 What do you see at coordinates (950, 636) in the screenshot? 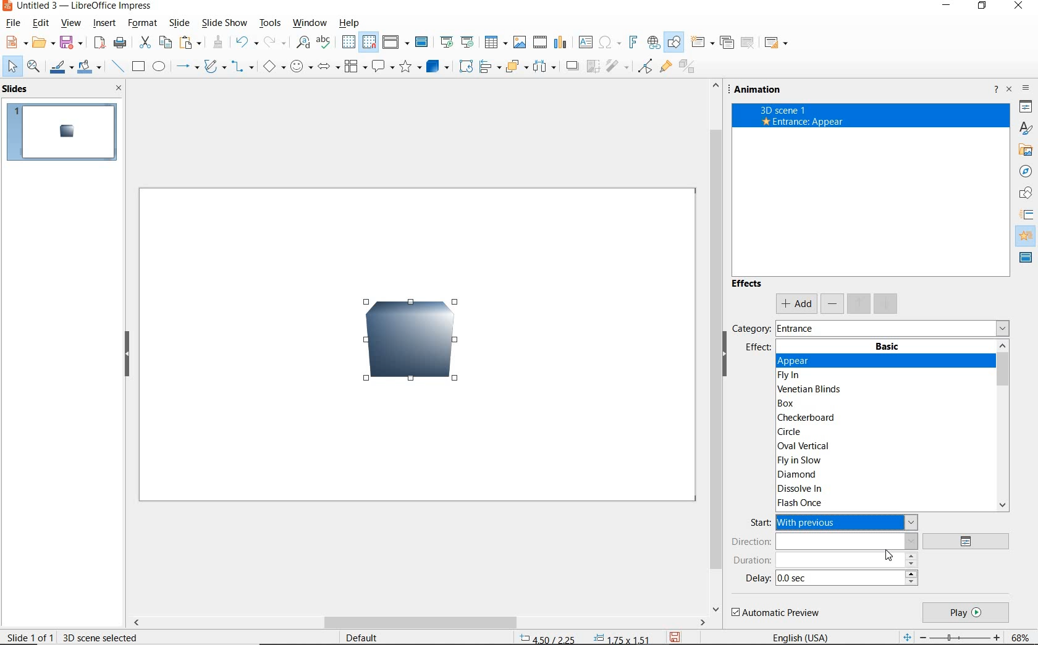
I see `zoom out or zoom in` at bounding box center [950, 636].